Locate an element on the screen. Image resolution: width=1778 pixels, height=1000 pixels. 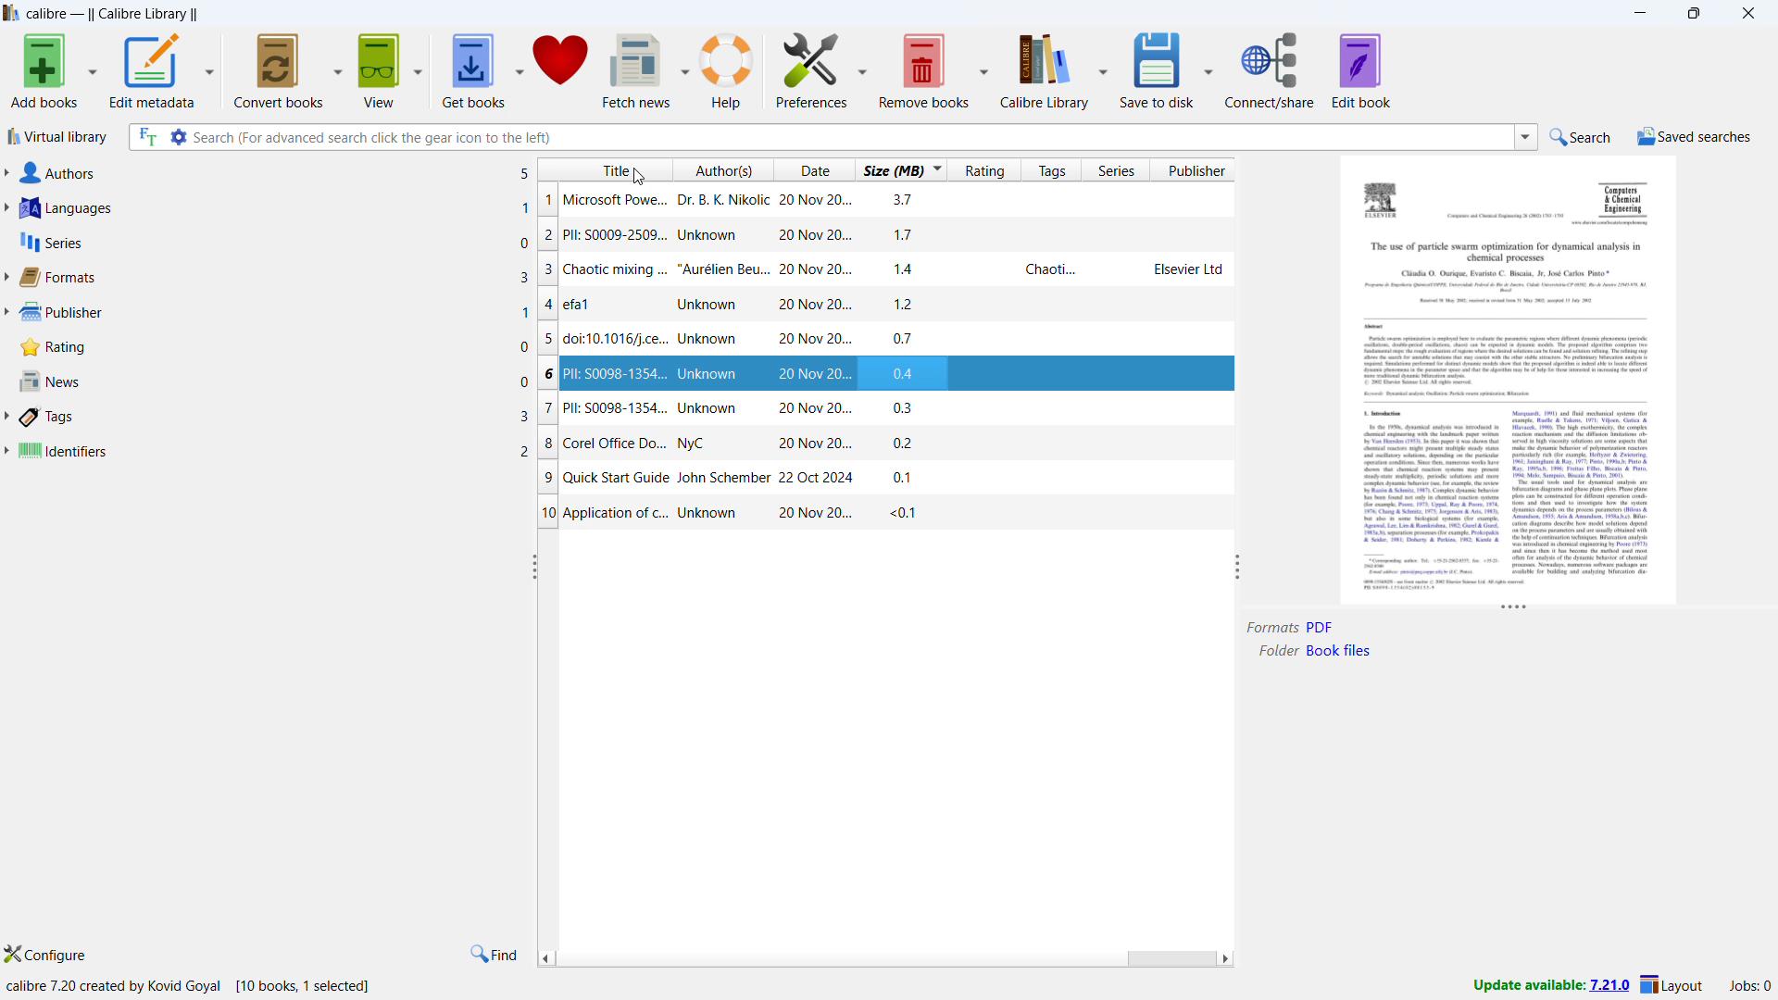
formats is located at coordinates (273, 278).